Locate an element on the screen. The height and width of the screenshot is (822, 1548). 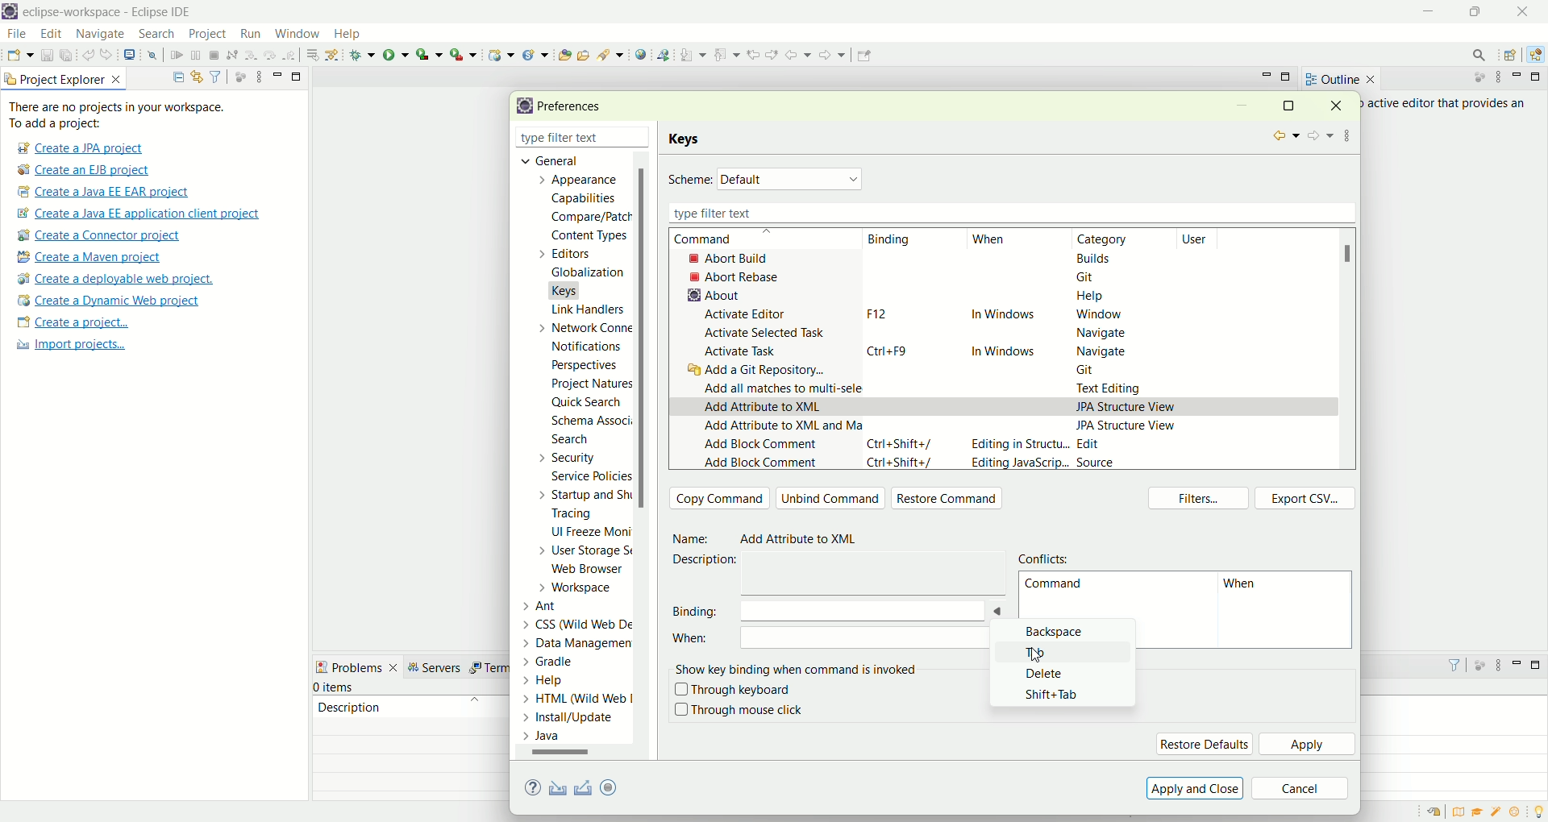
Delete is located at coordinates (1052, 674).